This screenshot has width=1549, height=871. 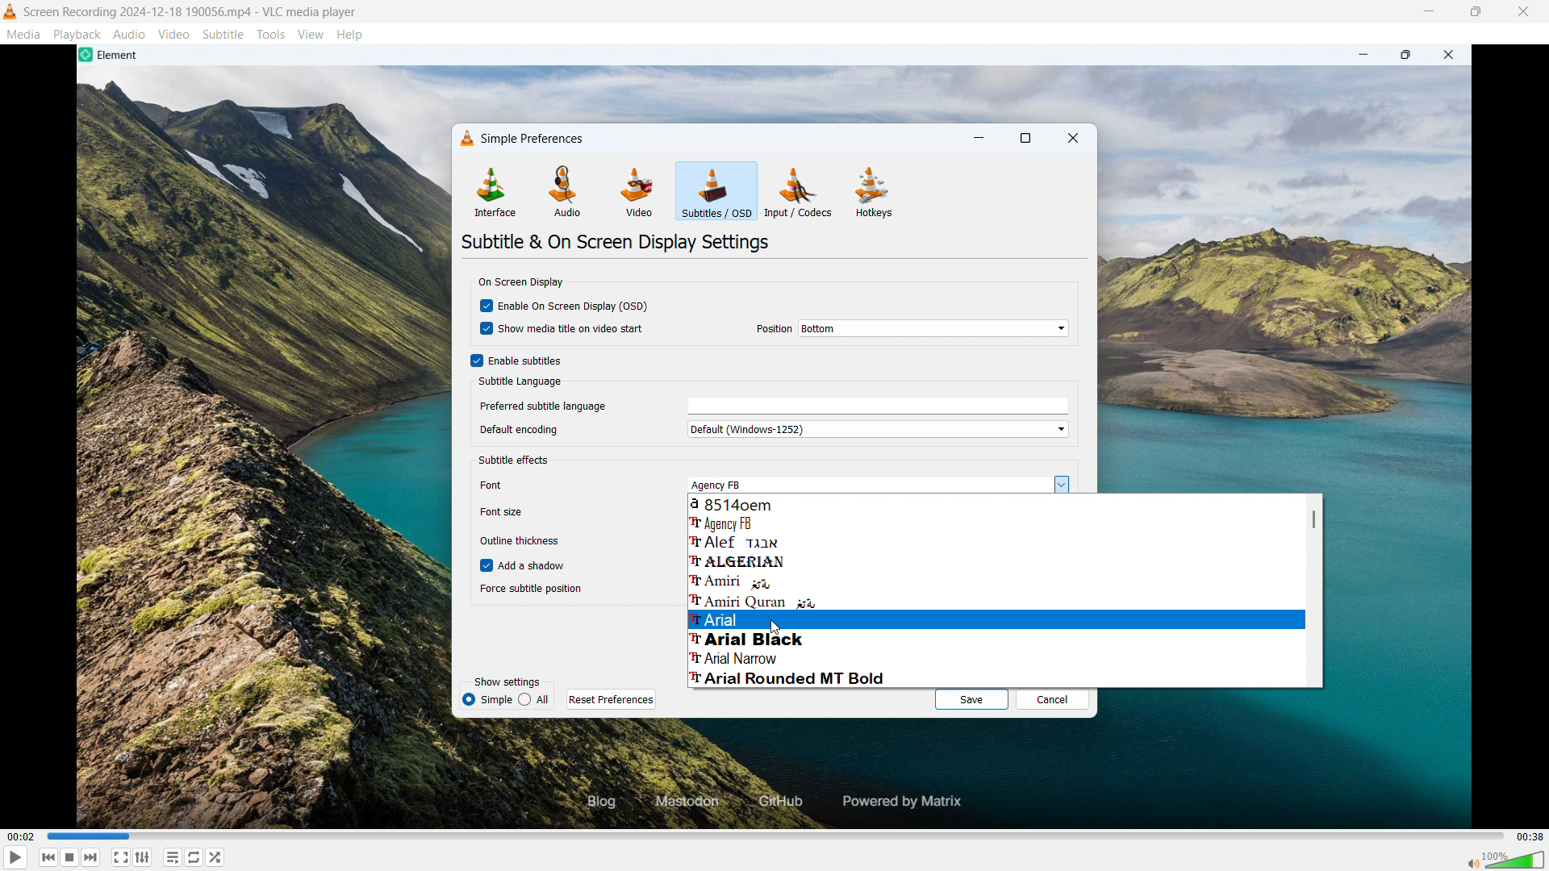 What do you see at coordinates (875, 428) in the screenshot?
I see `set default encoding` at bounding box center [875, 428].